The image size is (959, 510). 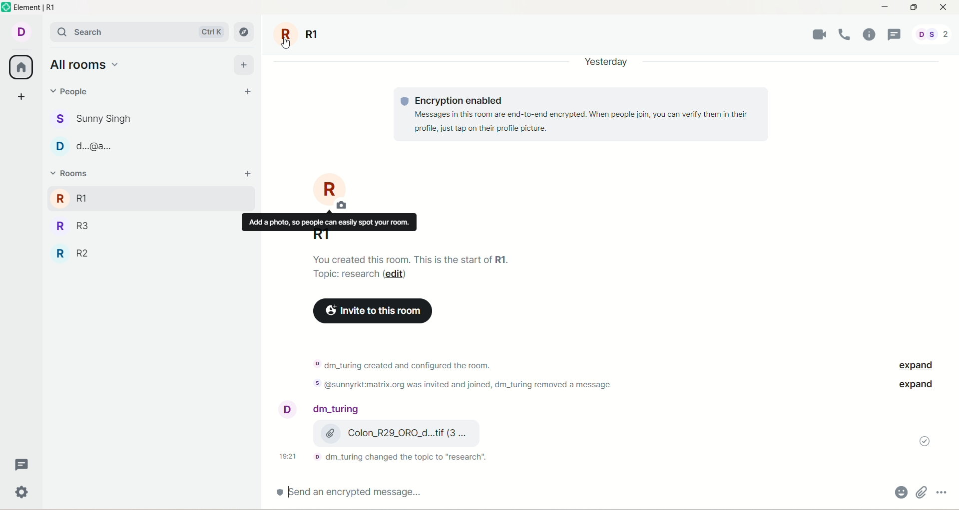 What do you see at coordinates (379, 494) in the screenshot?
I see `encrypted message` at bounding box center [379, 494].